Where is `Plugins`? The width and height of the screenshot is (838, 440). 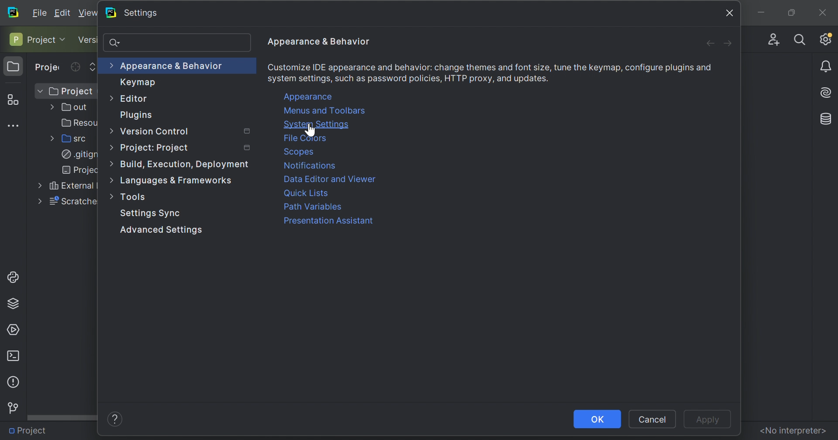
Plugins is located at coordinates (136, 115).